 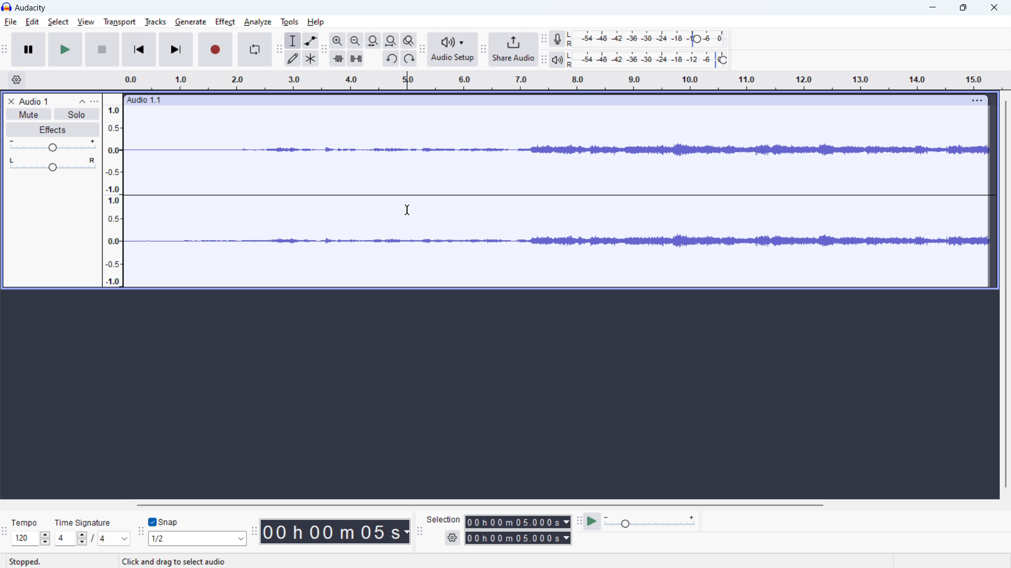 I want to click on share audio toolbar, so click(x=483, y=49).